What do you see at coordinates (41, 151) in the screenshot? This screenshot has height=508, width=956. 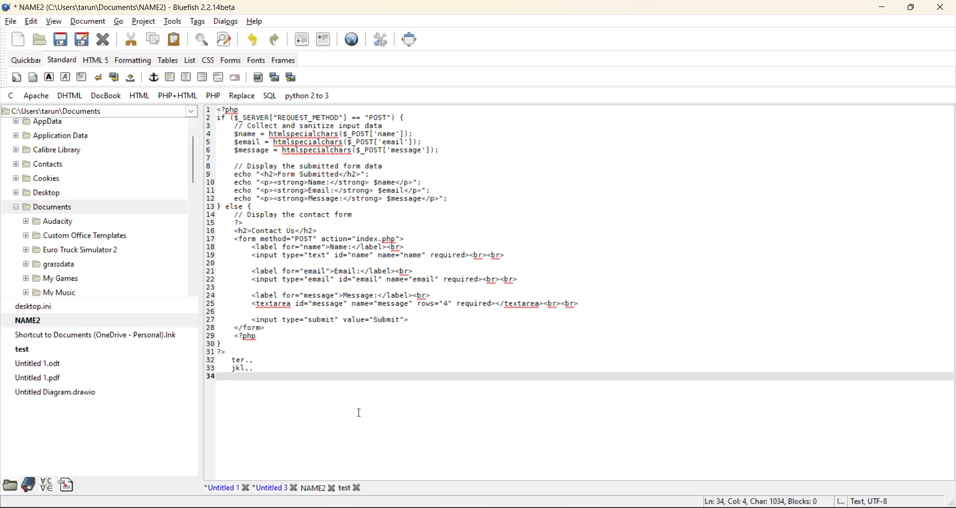 I see `Calibre Library` at bounding box center [41, 151].